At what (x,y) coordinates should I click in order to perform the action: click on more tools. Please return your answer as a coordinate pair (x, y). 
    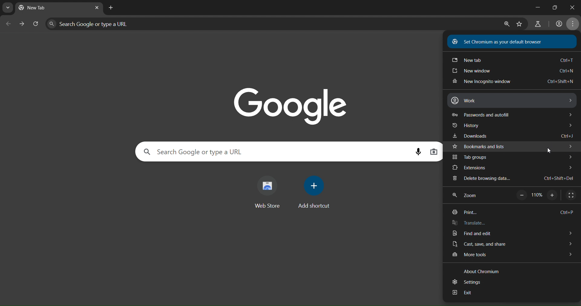
    Looking at the image, I should click on (512, 255).